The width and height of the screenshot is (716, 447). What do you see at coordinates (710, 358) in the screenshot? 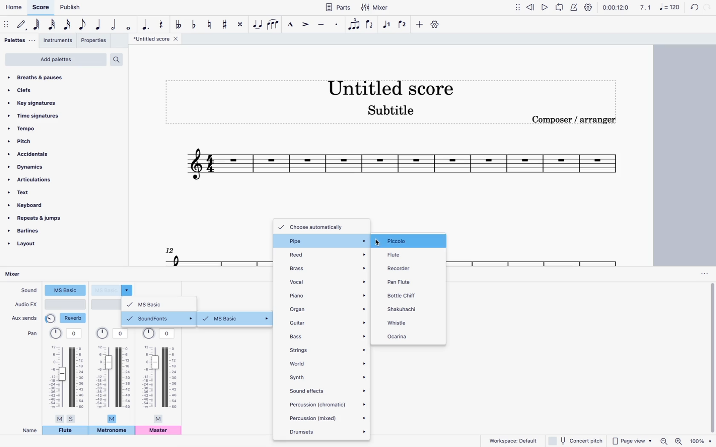
I see `vertical scrollbar` at bounding box center [710, 358].